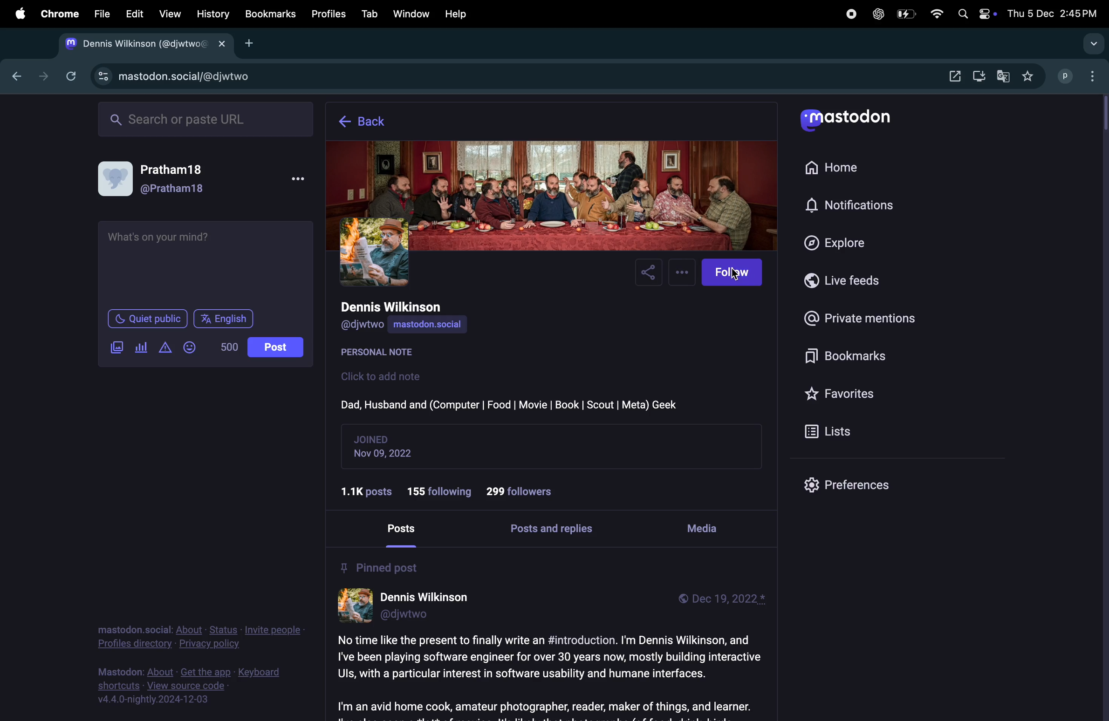 The width and height of the screenshot is (1109, 721). What do you see at coordinates (384, 377) in the screenshot?
I see `click and note` at bounding box center [384, 377].